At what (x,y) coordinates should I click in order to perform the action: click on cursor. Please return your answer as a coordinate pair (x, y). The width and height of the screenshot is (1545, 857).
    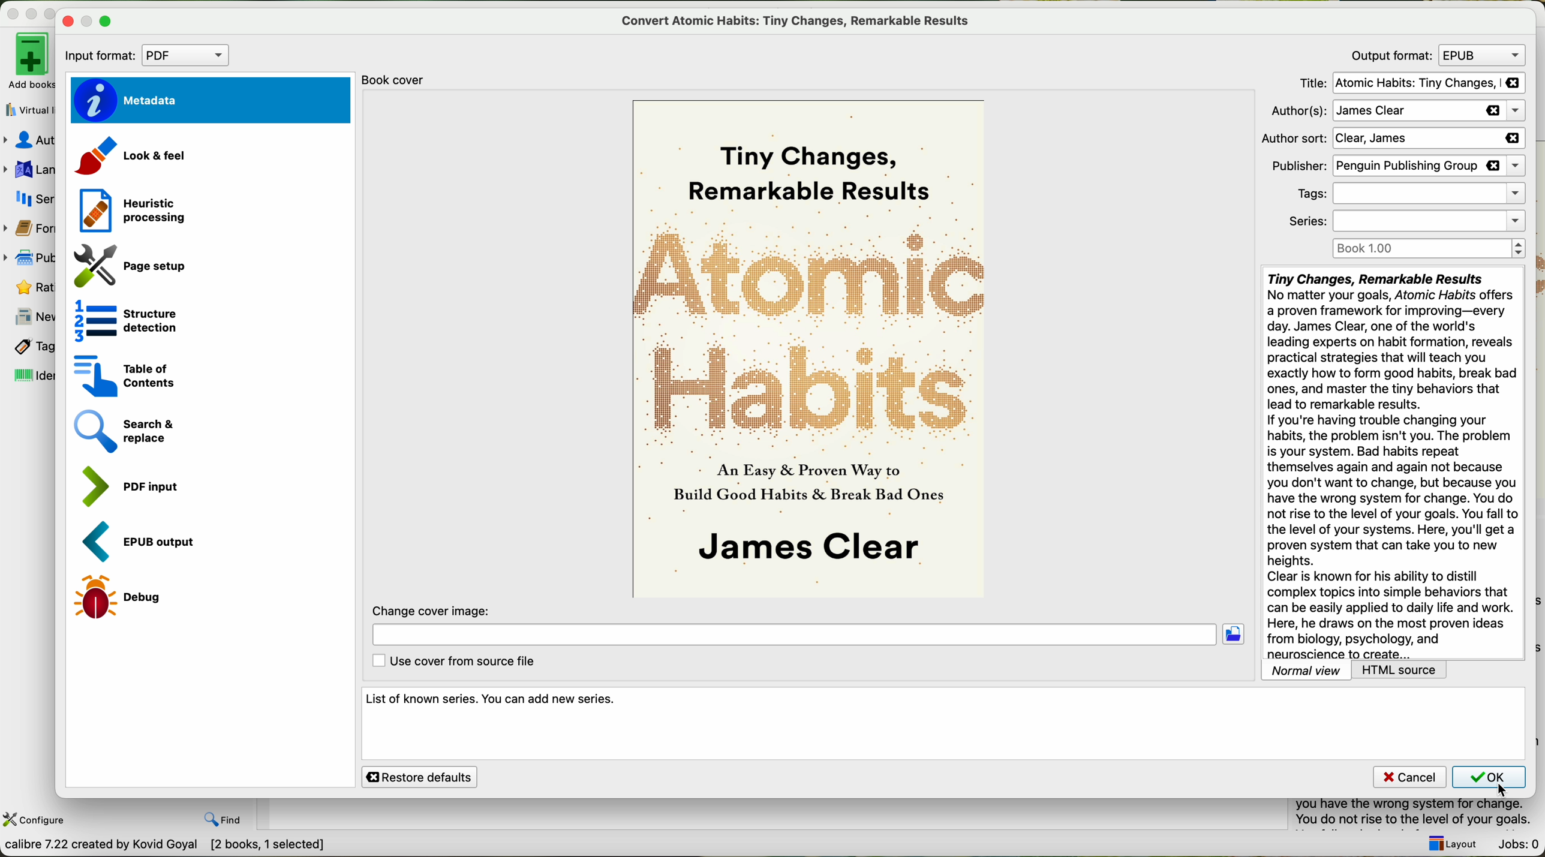
    Looking at the image, I should click on (1499, 790).